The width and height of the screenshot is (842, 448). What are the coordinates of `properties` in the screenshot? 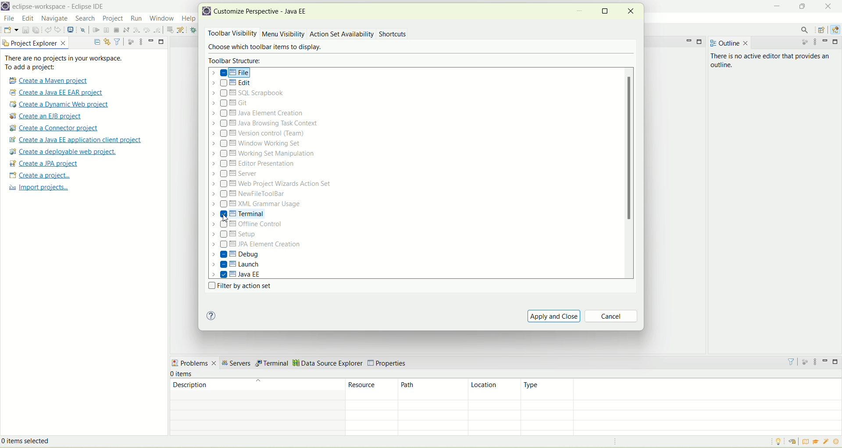 It's located at (389, 361).